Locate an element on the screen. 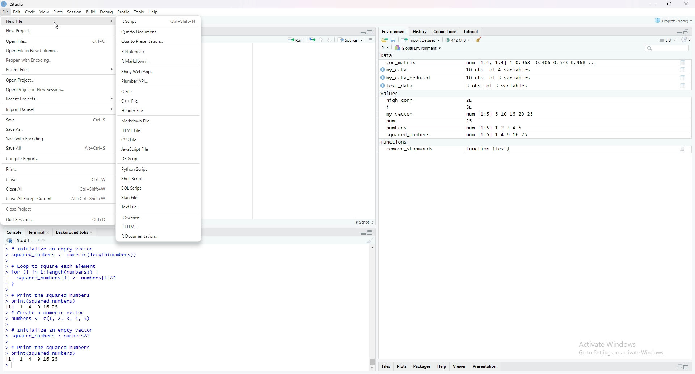 The height and width of the screenshot is (374, 695). Compile Report... is located at coordinates (55, 159).